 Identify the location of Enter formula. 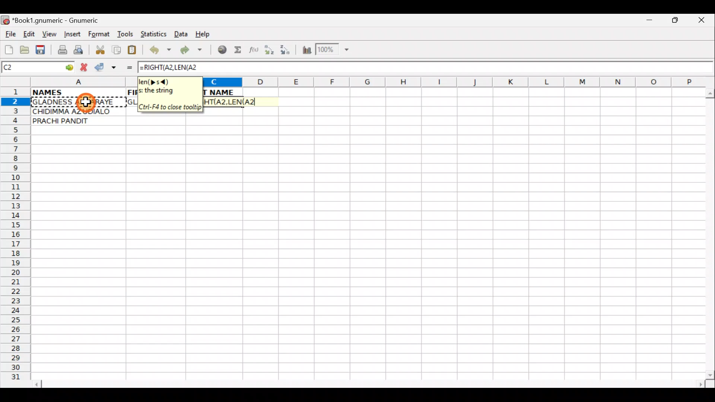
(126, 67).